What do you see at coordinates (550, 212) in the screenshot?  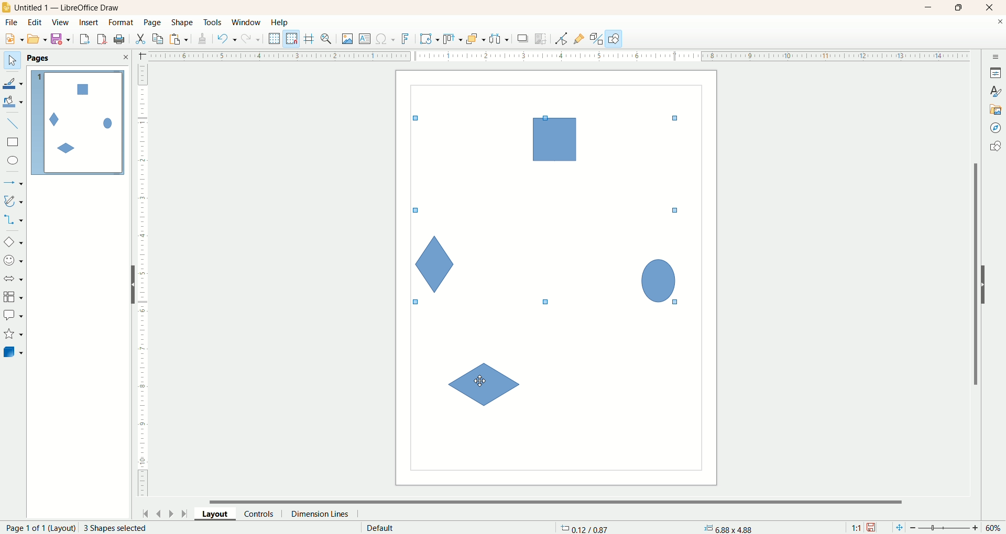 I see `shapes selected` at bounding box center [550, 212].